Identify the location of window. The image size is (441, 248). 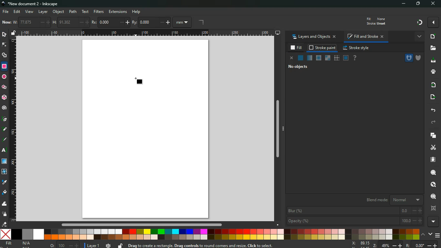
(346, 58).